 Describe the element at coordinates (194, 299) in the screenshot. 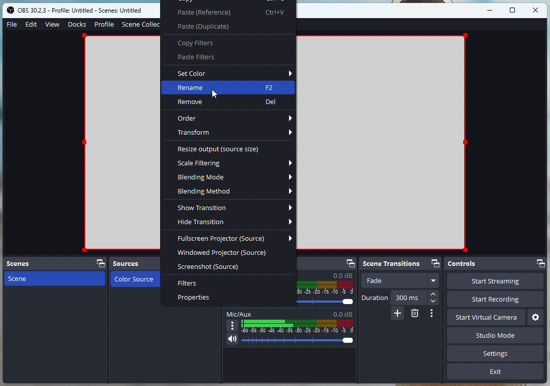

I see `Properties` at that location.